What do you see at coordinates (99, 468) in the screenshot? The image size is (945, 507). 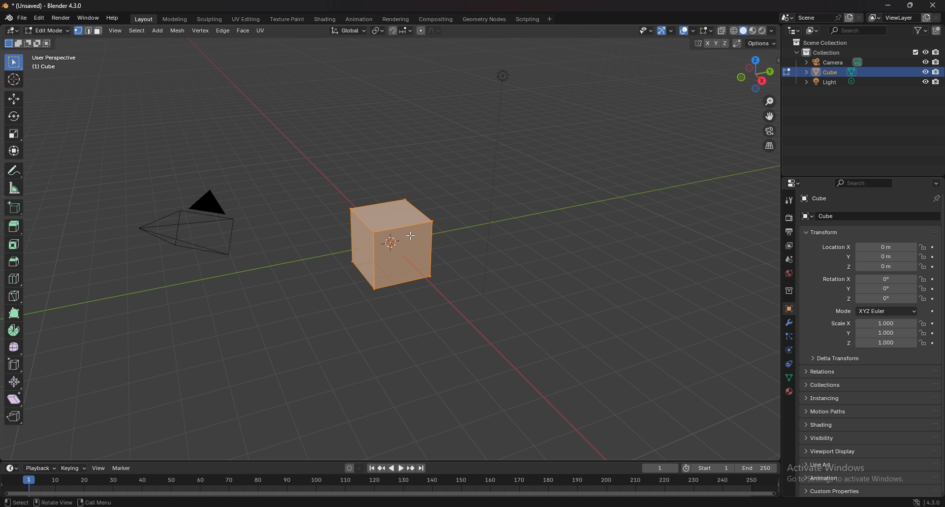 I see `view` at bounding box center [99, 468].